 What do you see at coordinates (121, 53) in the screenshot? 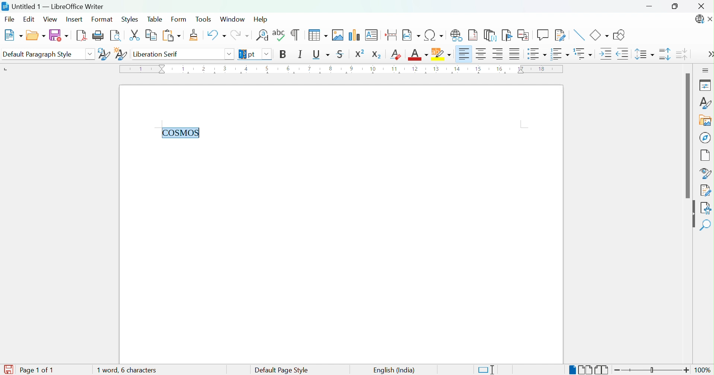
I see `New Style from Selection` at bounding box center [121, 53].